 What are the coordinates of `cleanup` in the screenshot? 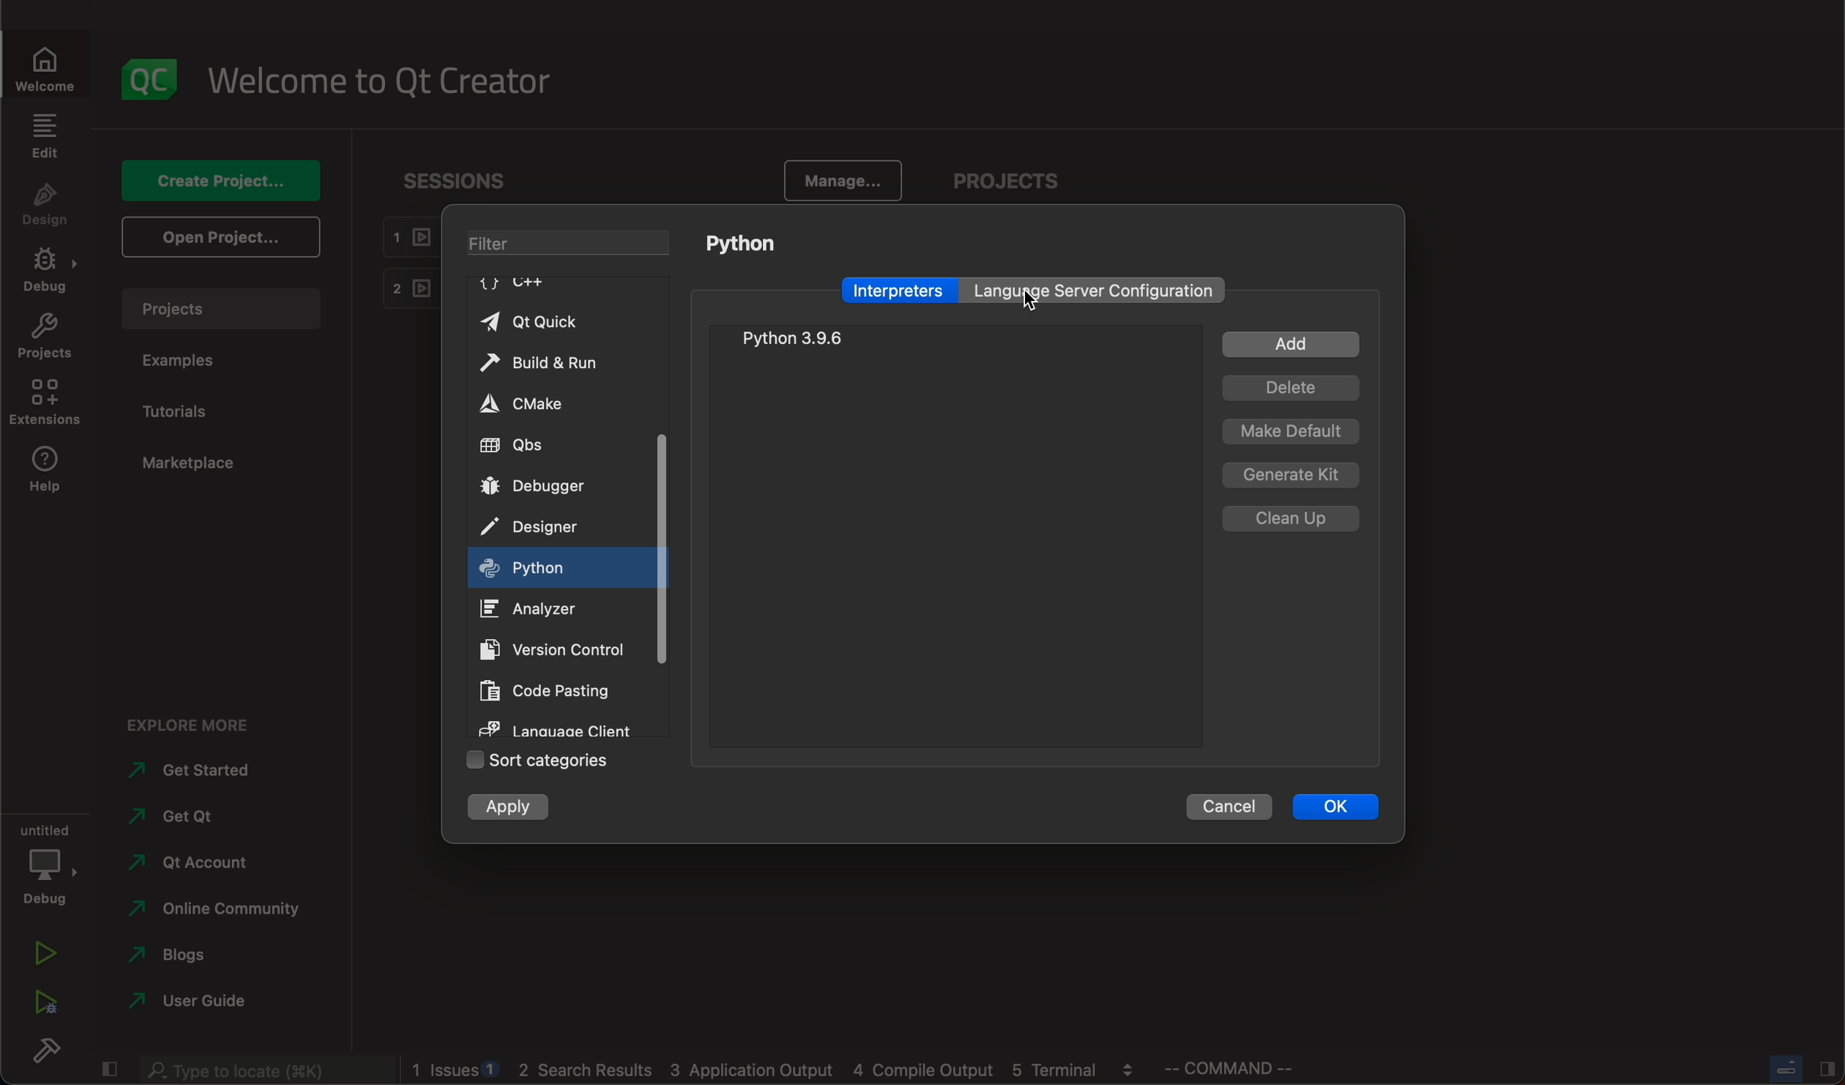 It's located at (1296, 518).